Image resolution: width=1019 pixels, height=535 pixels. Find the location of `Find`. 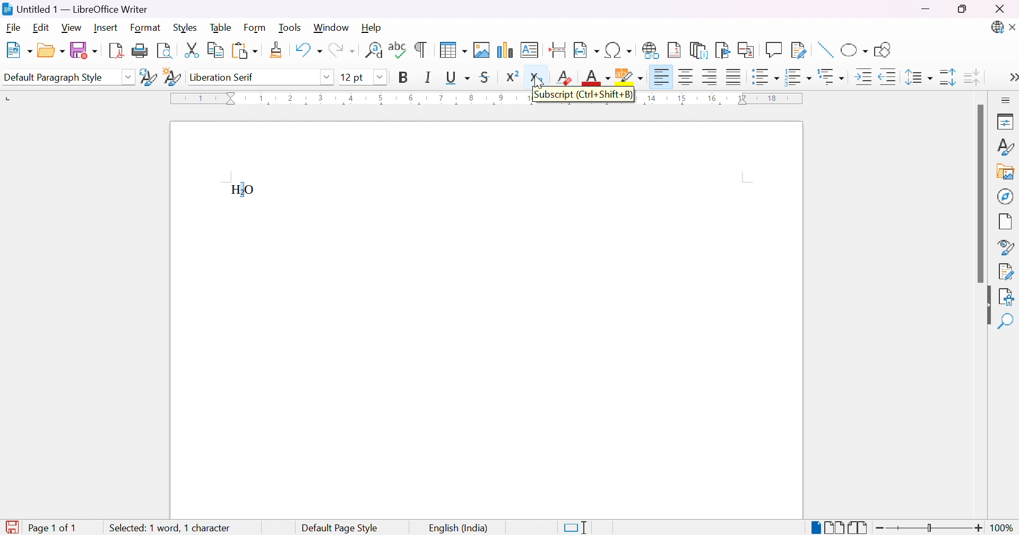

Find is located at coordinates (1006, 322).